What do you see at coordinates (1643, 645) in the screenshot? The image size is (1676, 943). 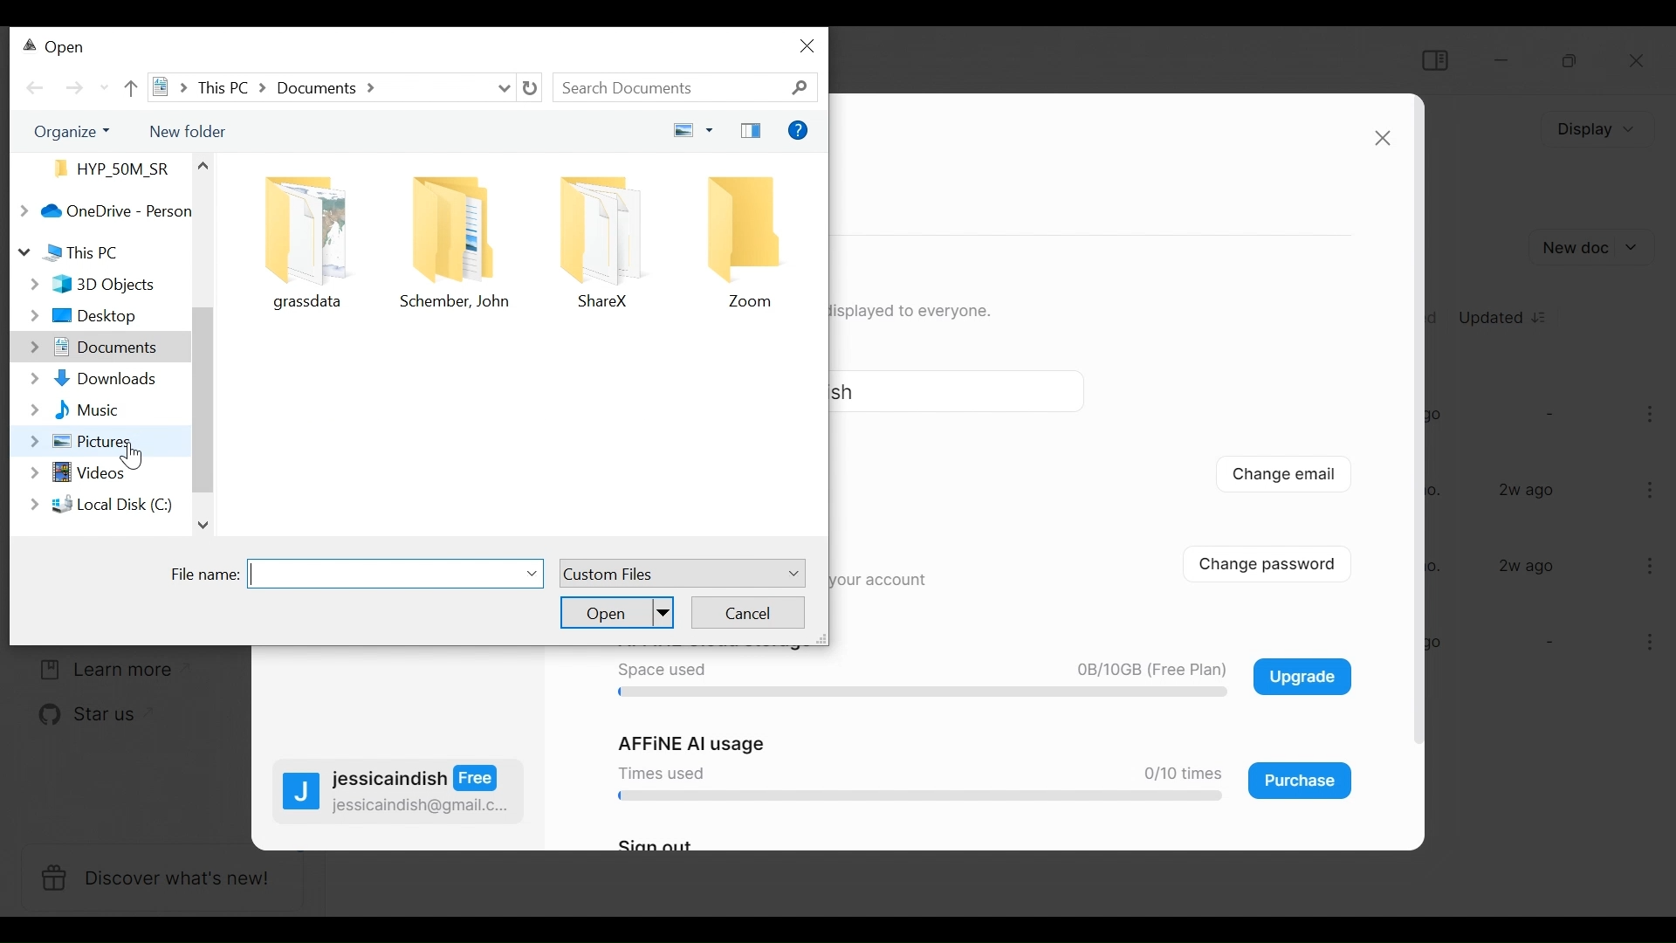 I see `more options` at bounding box center [1643, 645].